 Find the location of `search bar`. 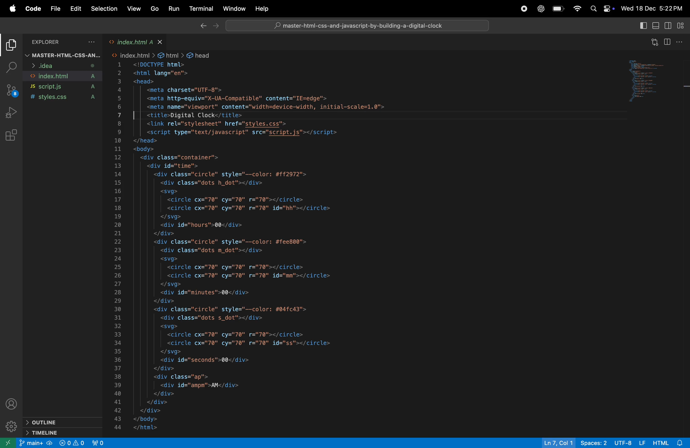

search bar is located at coordinates (359, 25).